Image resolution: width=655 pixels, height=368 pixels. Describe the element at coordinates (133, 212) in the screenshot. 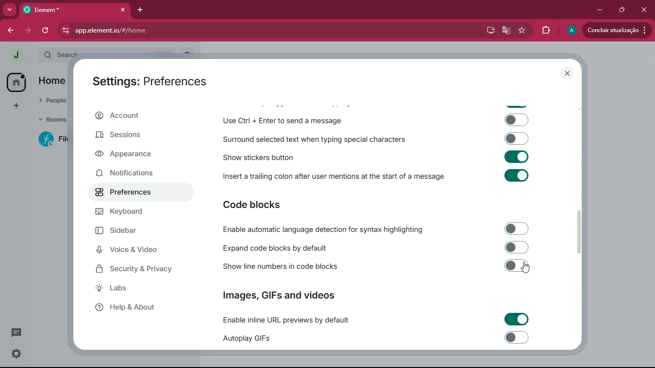

I see `keyboard` at that location.